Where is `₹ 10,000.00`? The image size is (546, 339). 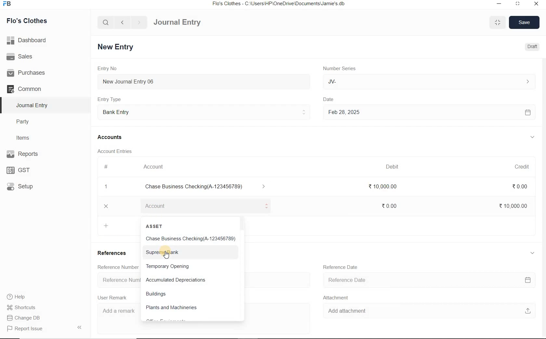
₹ 10,000.00 is located at coordinates (383, 188).